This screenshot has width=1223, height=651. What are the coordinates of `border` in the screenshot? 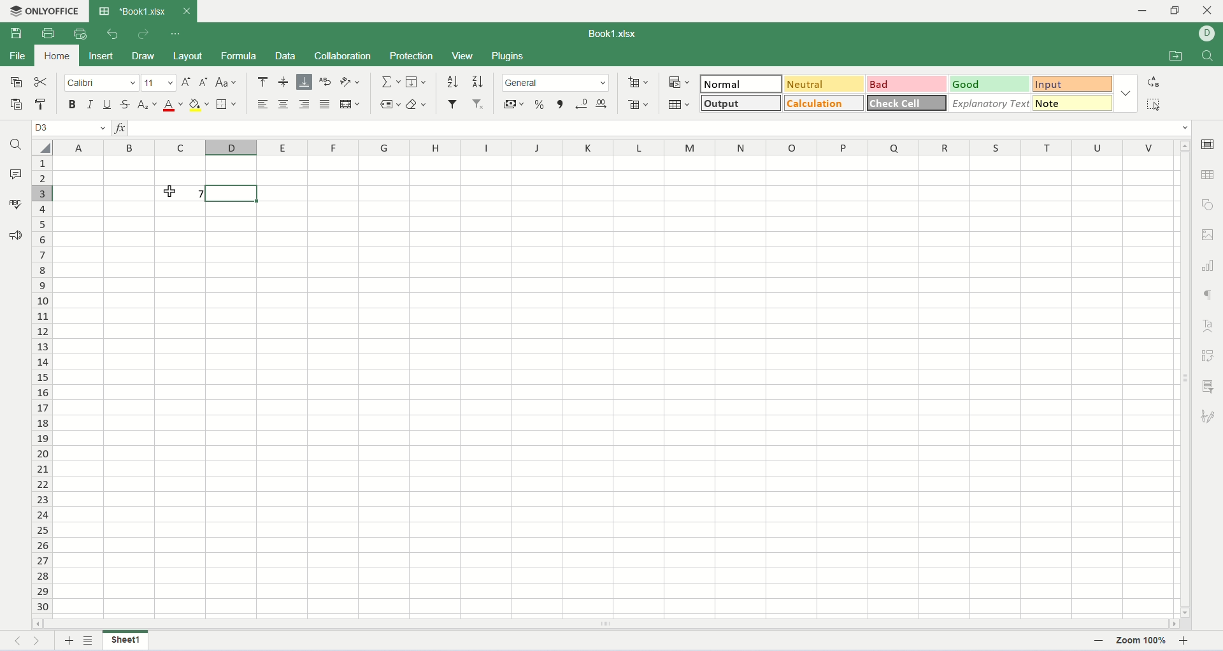 It's located at (227, 105).